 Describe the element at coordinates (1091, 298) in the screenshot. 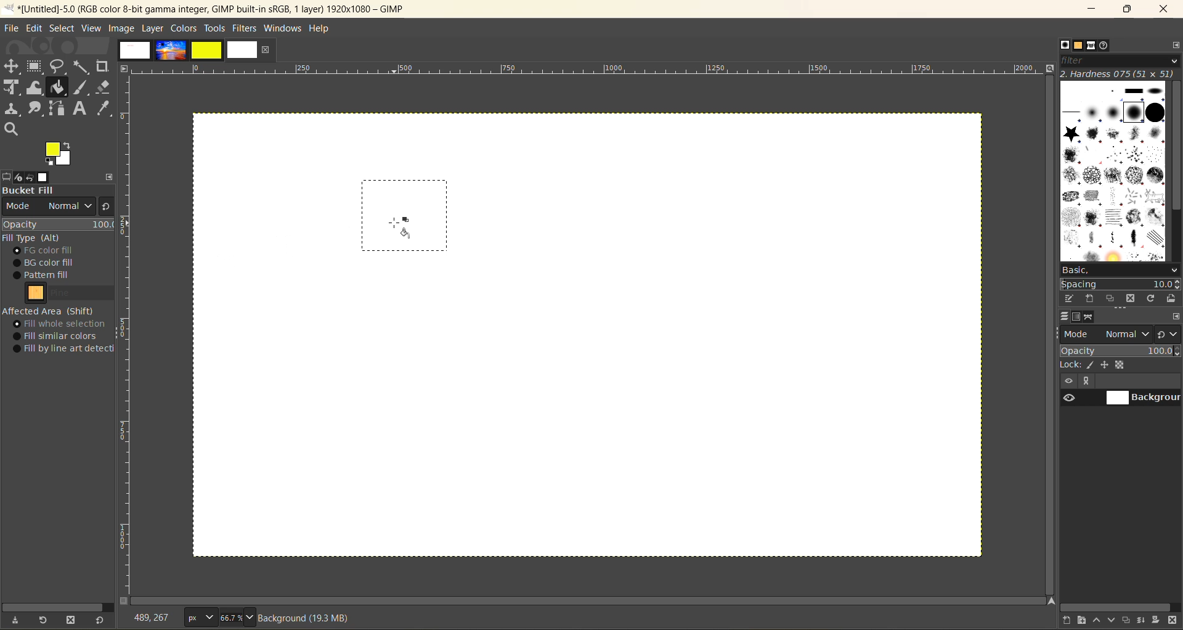

I see `create a new brush` at that location.